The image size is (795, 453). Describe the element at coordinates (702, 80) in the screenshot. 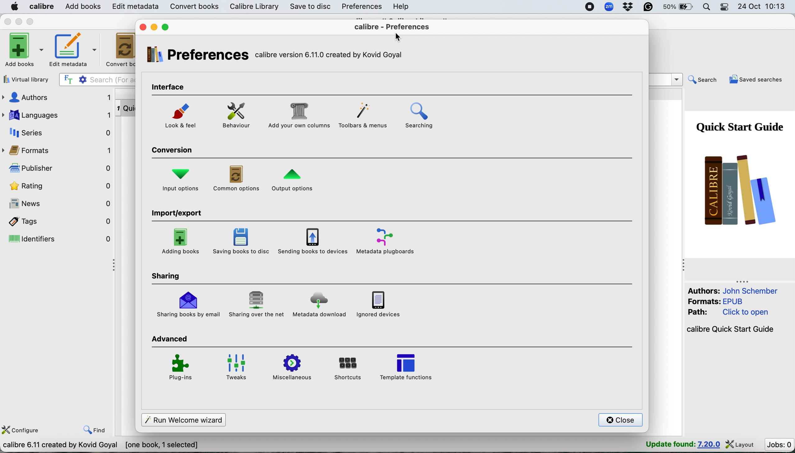

I see `search` at that location.